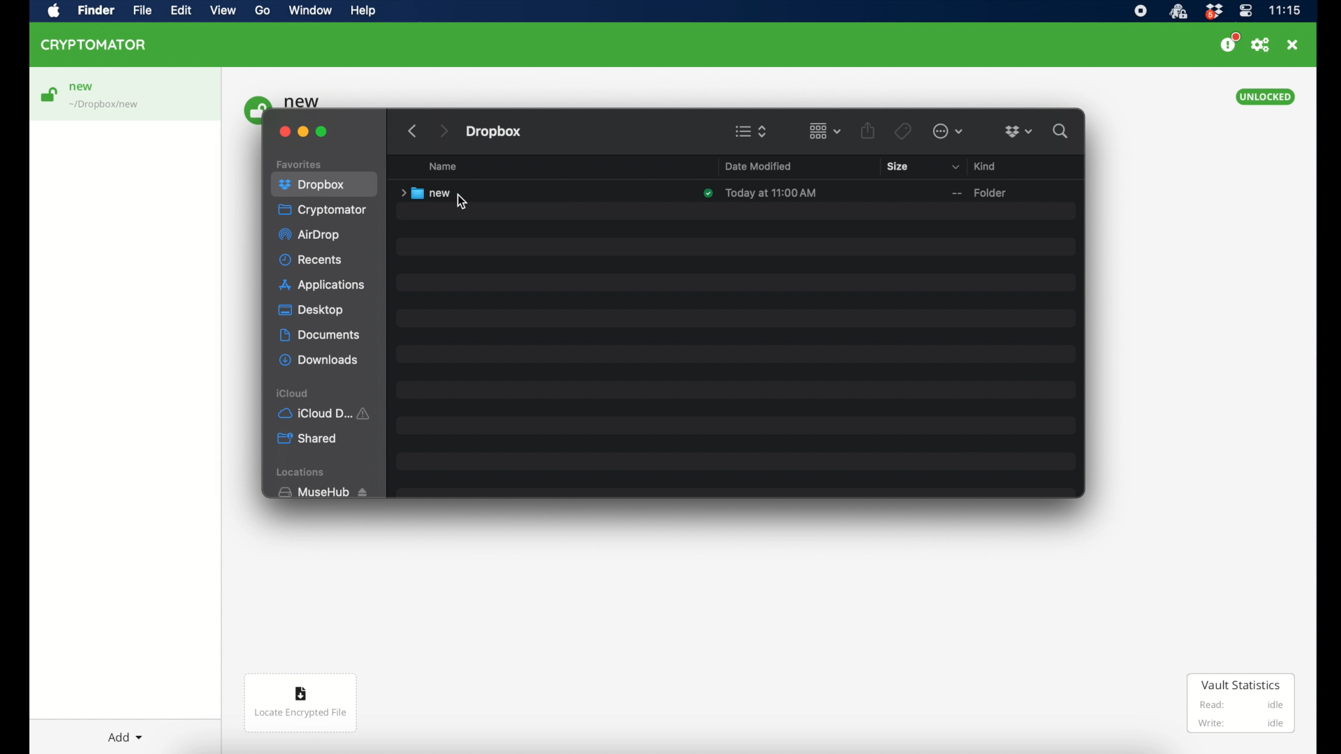 This screenshot has width=1341, height=754. Describe the element at coordinates (1061, 131) in the screenshot. I see `search` at that location.